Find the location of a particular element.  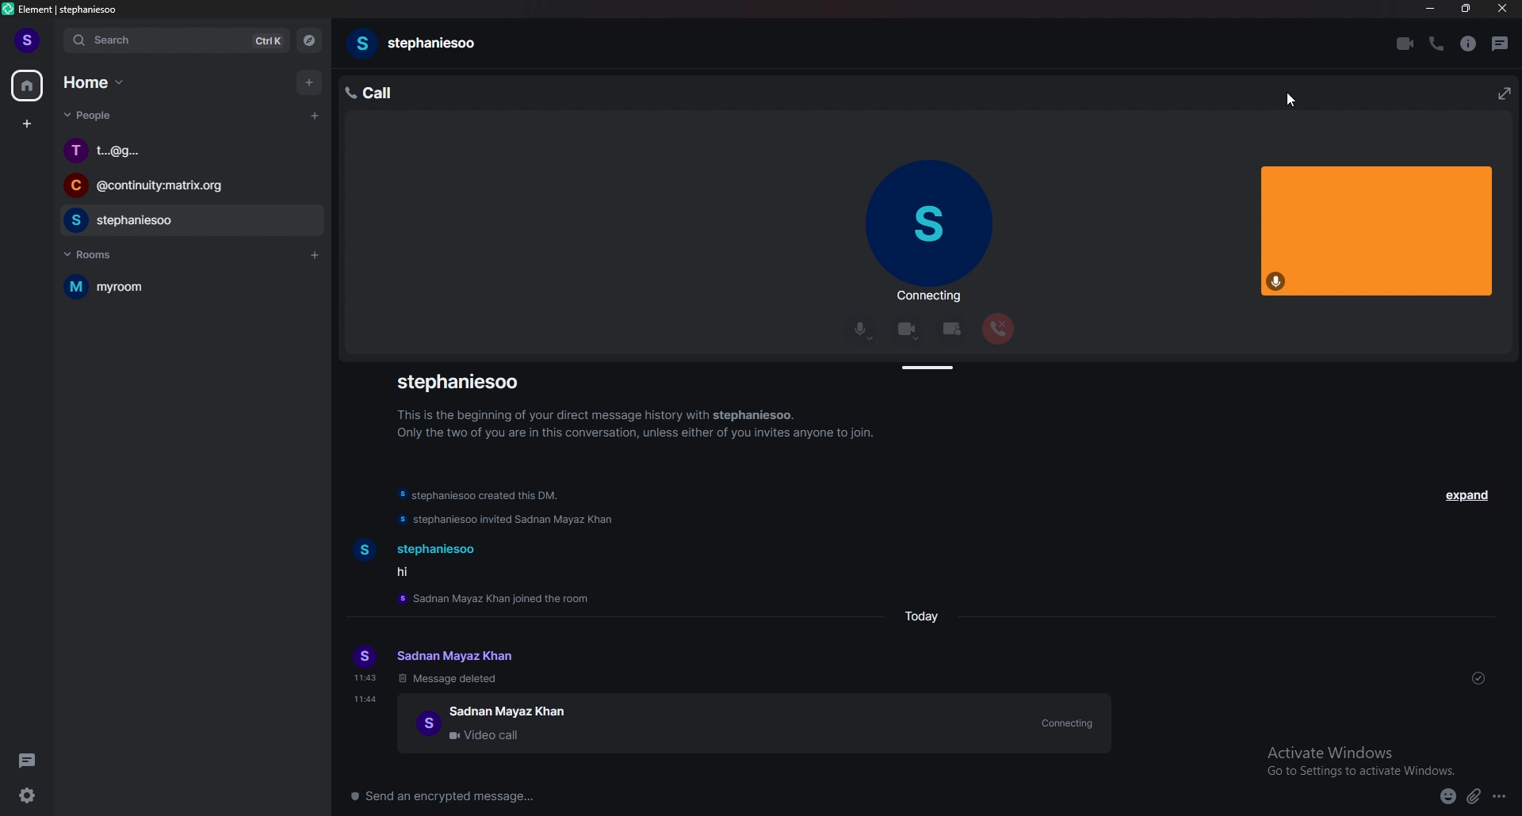

chat is located at coordinates (187, 222).